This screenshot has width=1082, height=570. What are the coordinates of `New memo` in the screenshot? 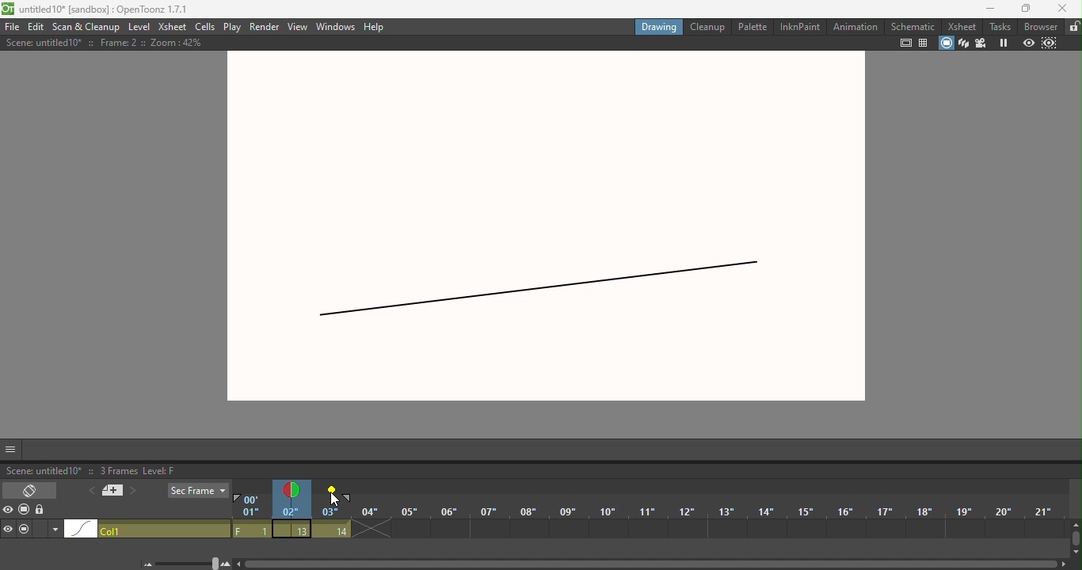 It's located at (111, 491).